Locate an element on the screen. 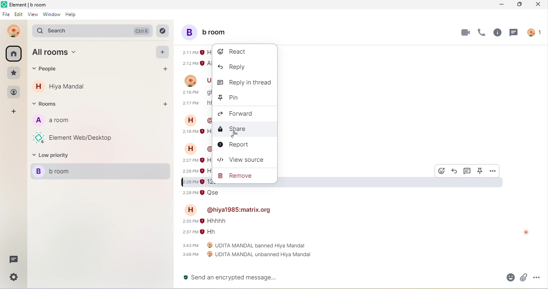 Image resolution: width=548 pixels, height=289 pixels. view source is located at coordinates (244, 161).